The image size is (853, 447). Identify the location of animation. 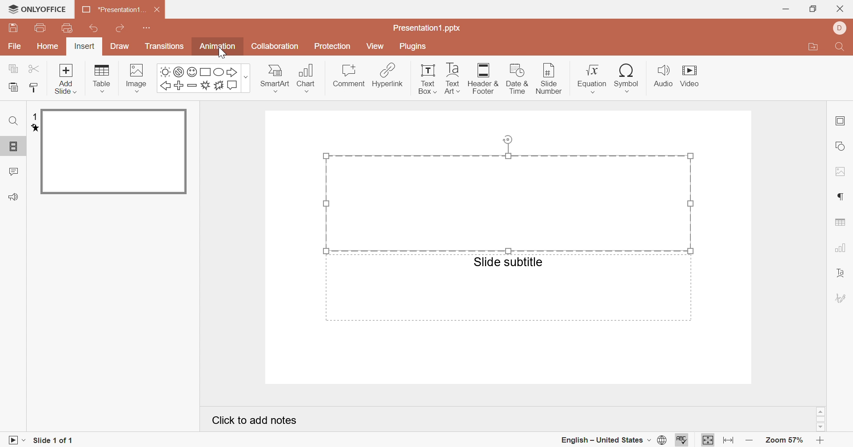
(32, 128).